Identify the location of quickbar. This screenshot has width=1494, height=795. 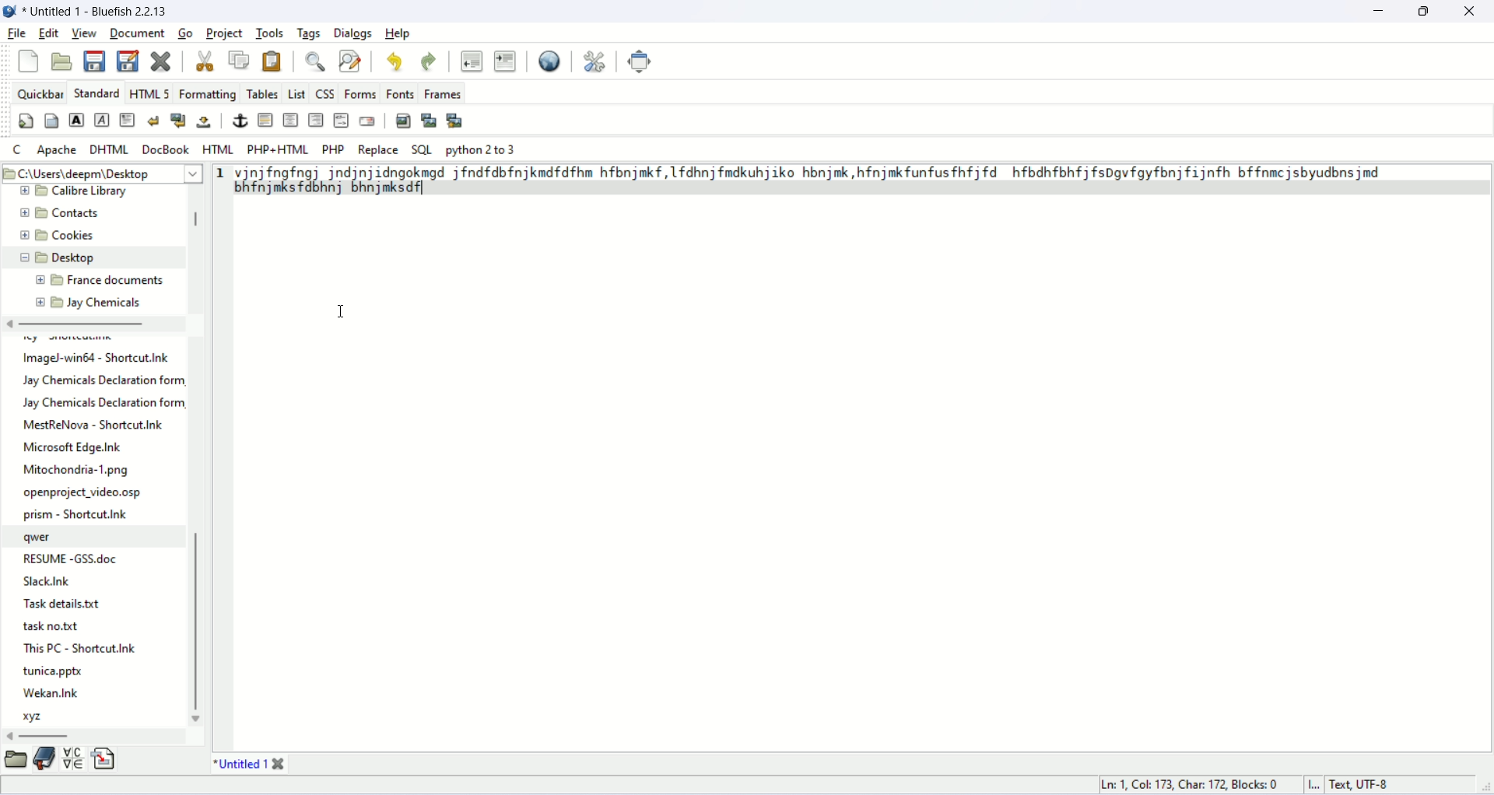
(40, 93).